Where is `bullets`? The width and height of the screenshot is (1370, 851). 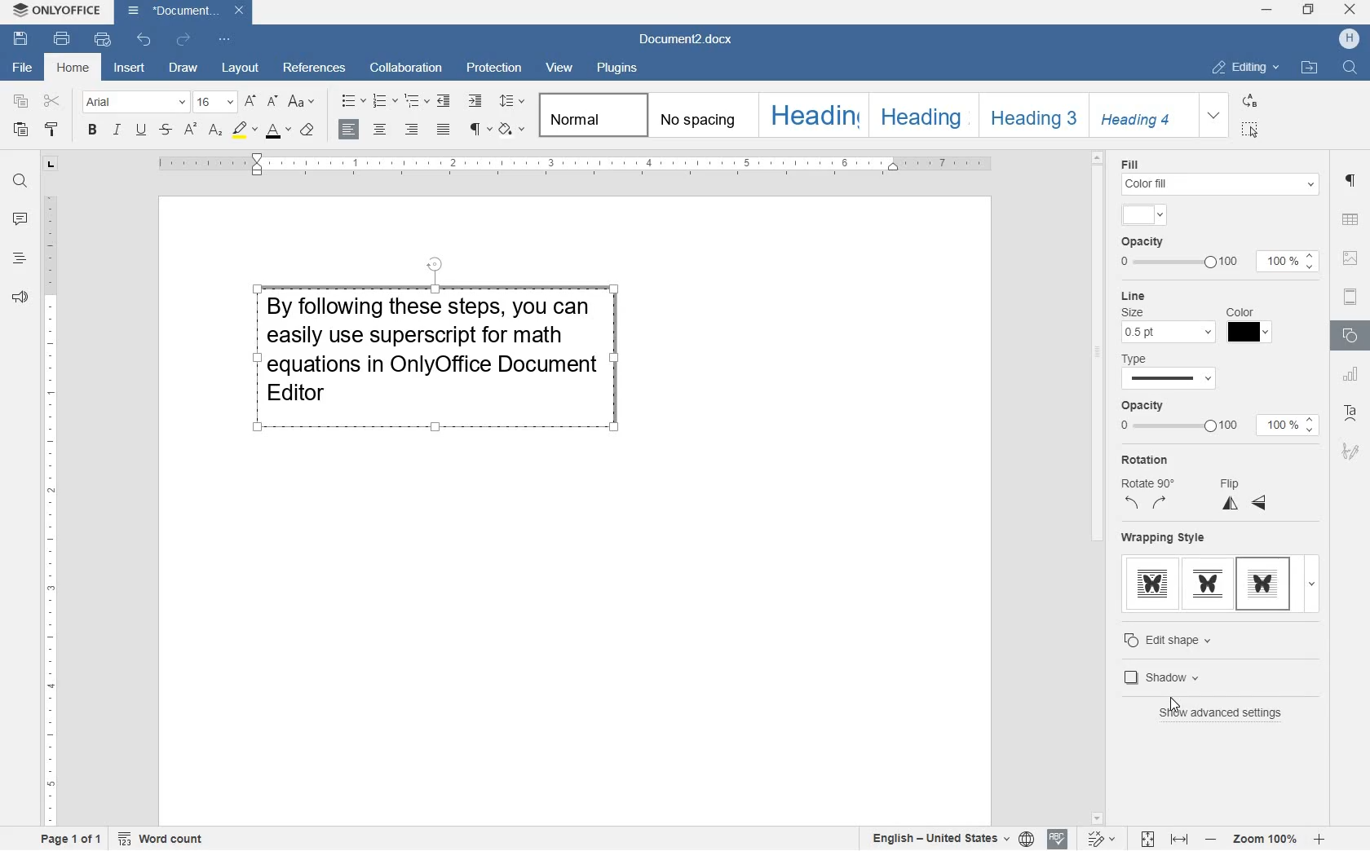
bullets is located at coordinates (354, 101).